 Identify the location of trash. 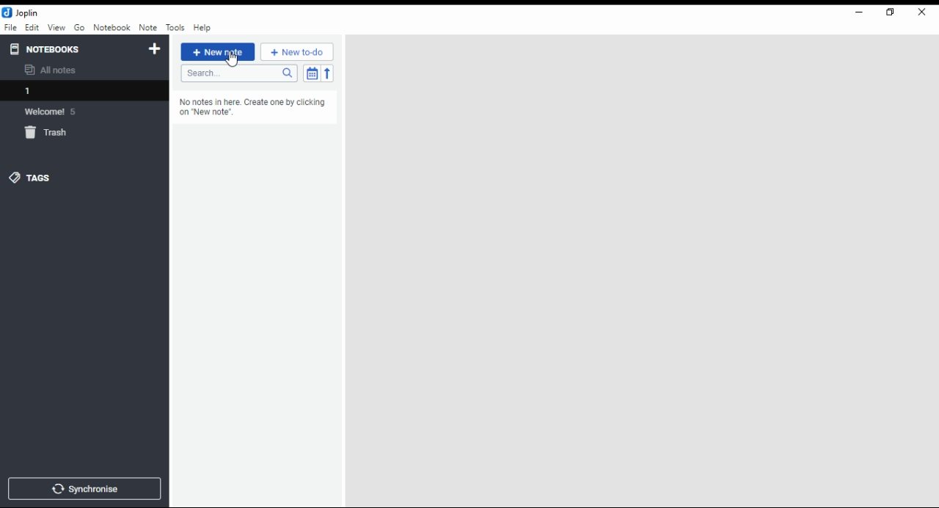
(48, 133).